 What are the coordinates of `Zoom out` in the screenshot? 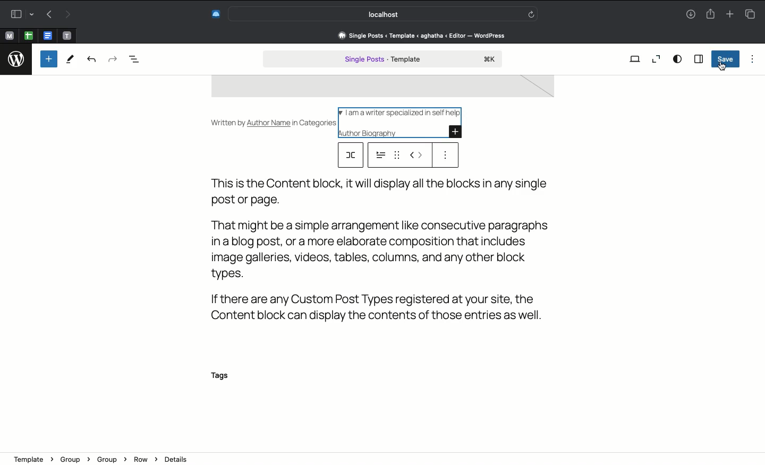 It's located at (656, 59).